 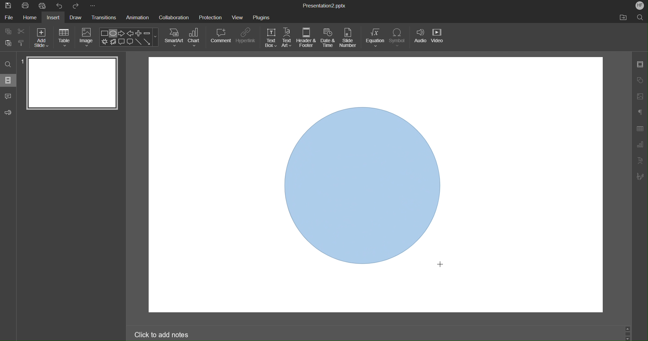 What do you see at coordinates (174, 17) in the screenshot?
I see `Collaboration` at bounding box center [174, 17].